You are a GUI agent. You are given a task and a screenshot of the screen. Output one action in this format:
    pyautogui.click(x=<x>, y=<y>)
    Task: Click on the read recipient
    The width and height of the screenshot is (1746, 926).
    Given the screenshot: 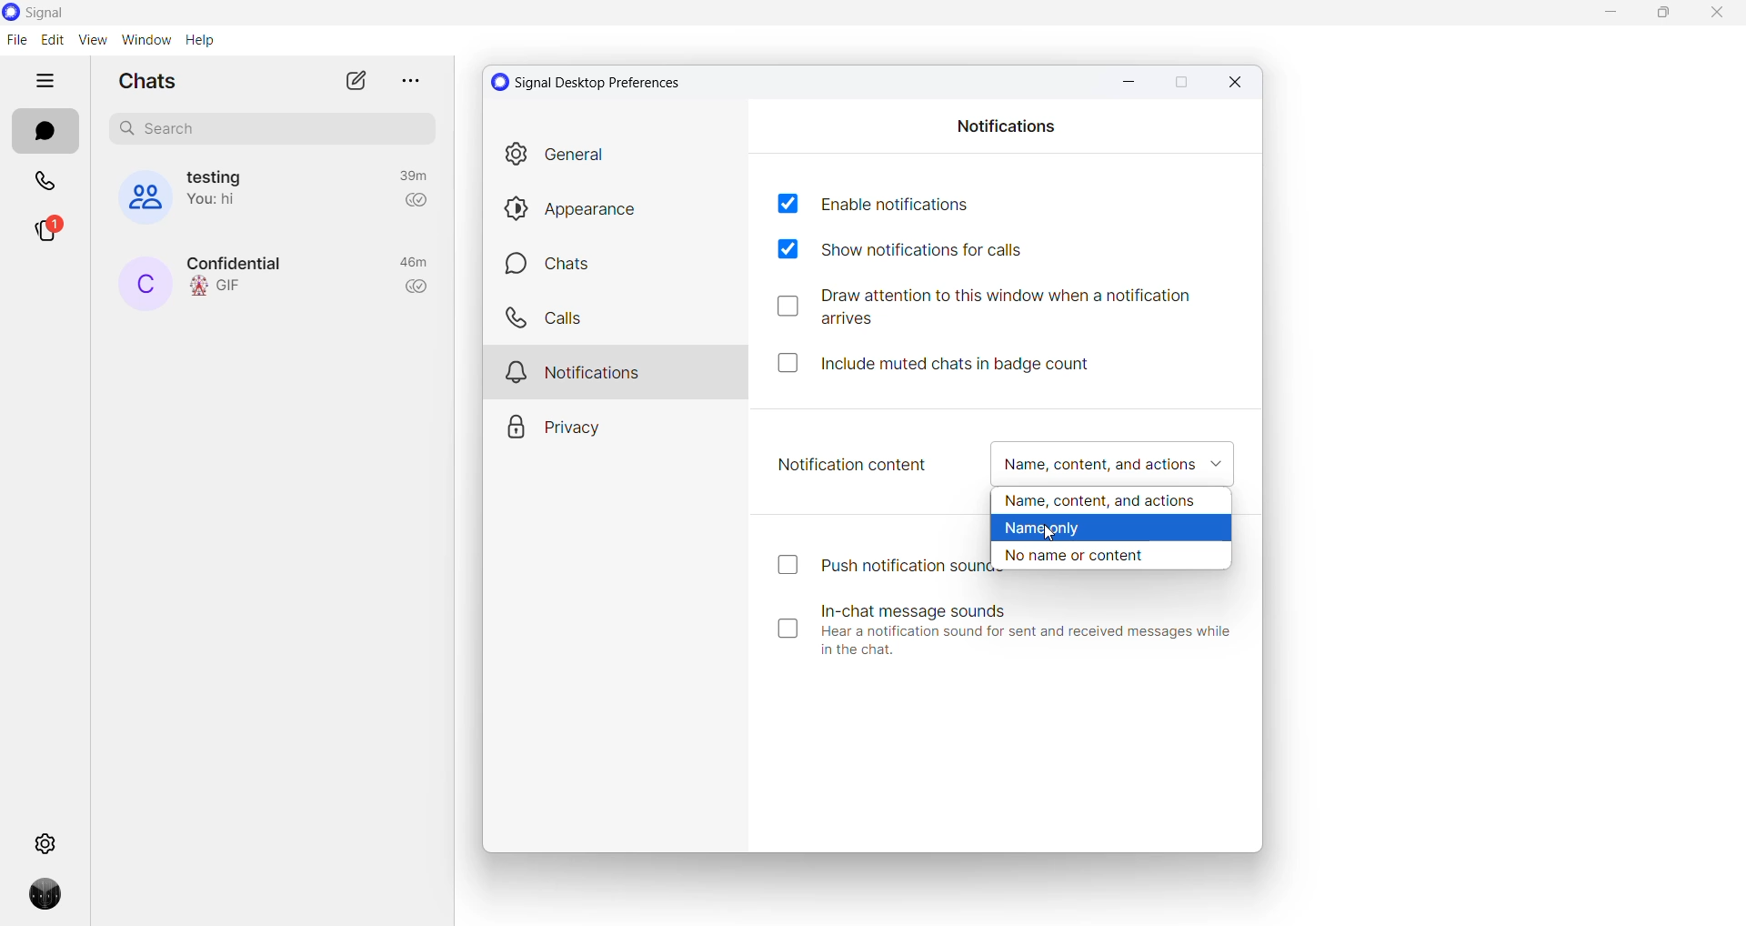 What is the action you would take?
    pyautogui.click(x=418, y=288)
    